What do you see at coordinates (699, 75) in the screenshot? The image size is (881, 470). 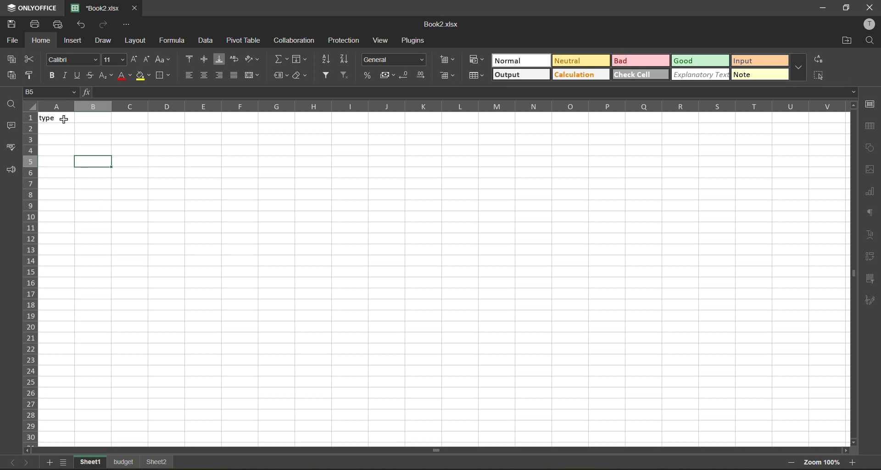 I see `explanatory text` at bounding box center [699, 75].